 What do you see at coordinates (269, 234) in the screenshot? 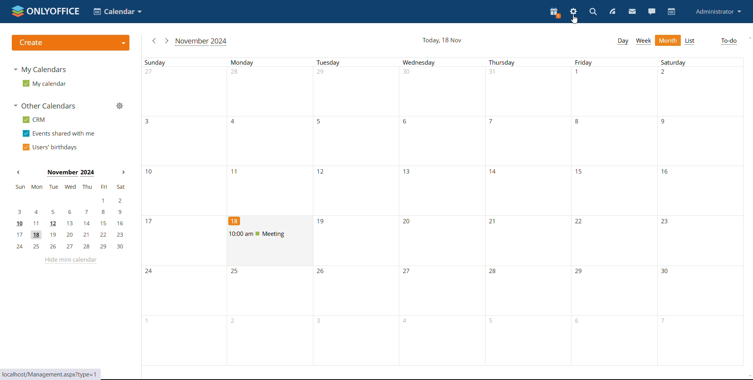
I see `upcoming meeting` at bounding box center [269, 234].